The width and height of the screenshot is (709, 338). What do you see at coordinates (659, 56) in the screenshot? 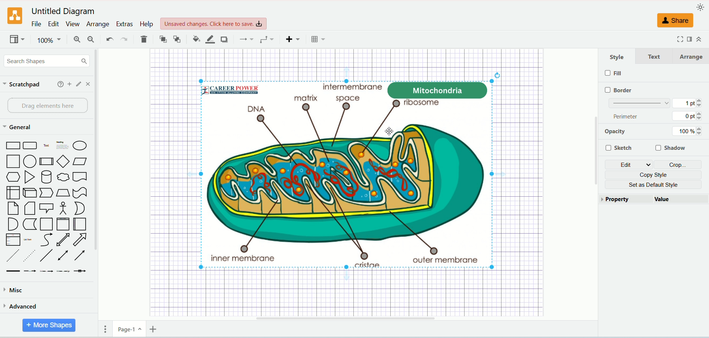
I see `text` at bounding box center [659, 56].